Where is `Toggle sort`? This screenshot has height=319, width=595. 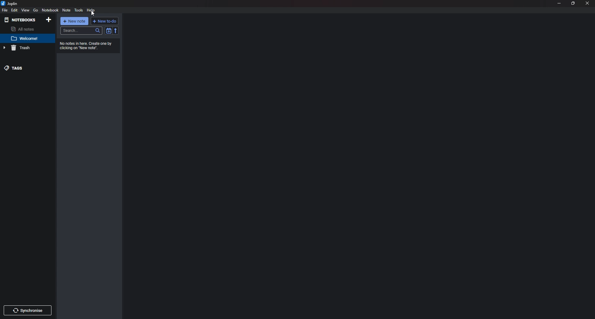 Toggle sort is located at coordinates (108, 31).